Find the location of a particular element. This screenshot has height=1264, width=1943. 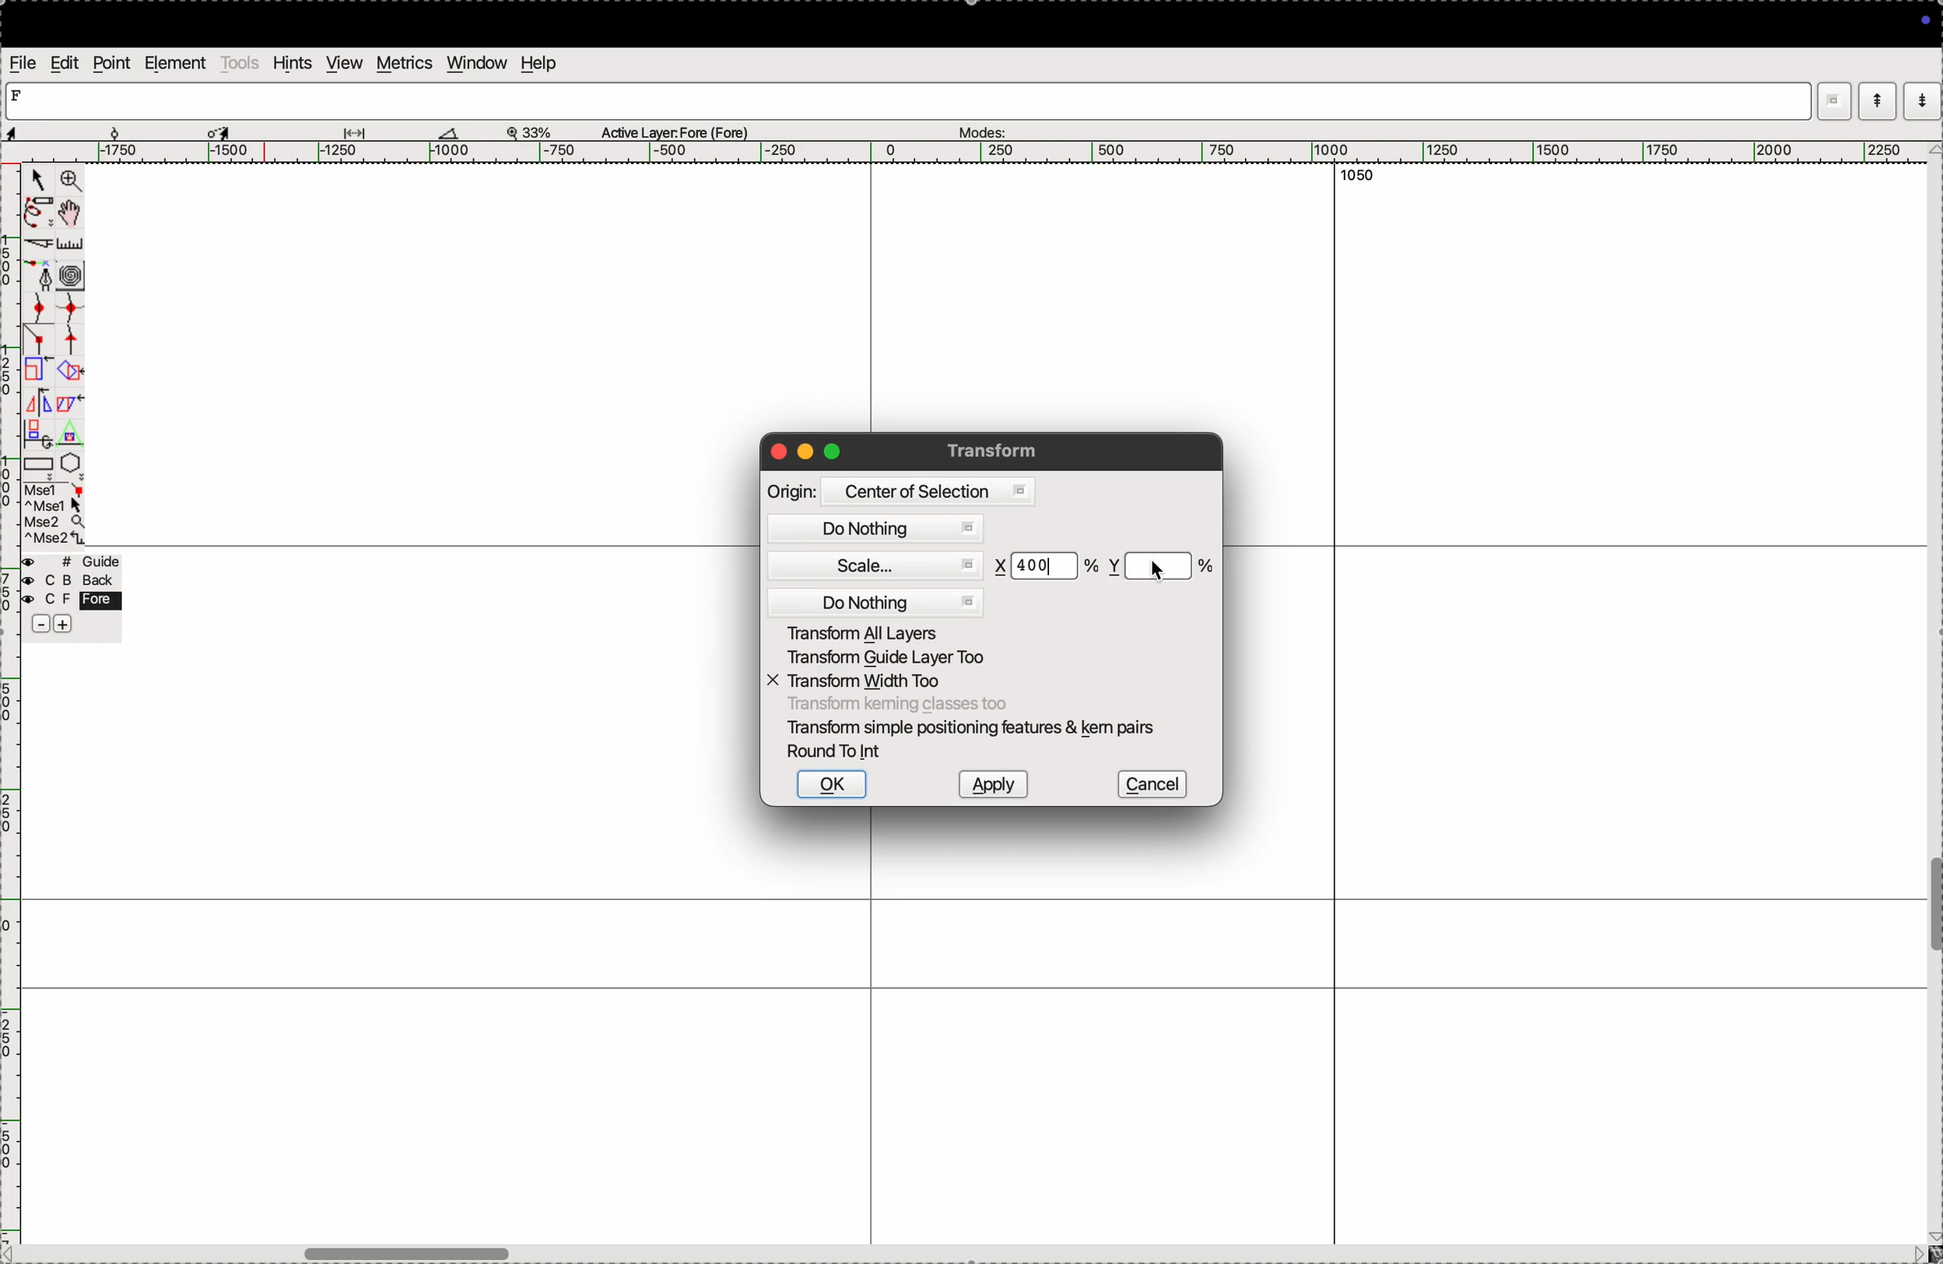

1050 is located at coordinates (1352, 176).